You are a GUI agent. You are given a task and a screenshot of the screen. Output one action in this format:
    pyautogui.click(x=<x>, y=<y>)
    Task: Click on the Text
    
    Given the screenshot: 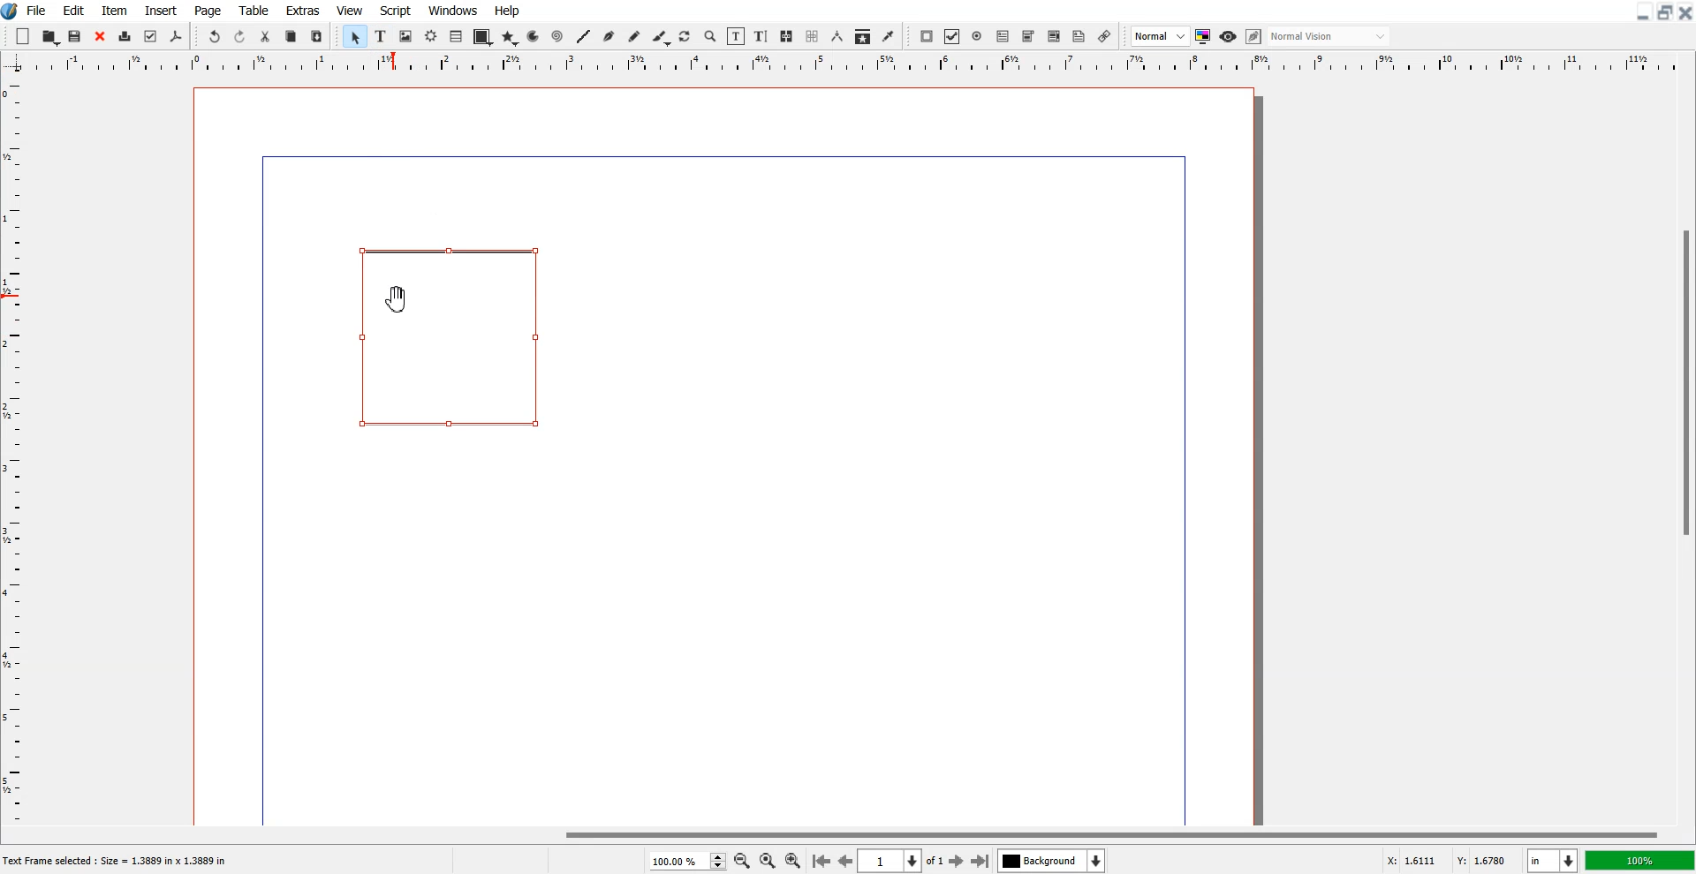 What is the action you would take?
    pyautogui.click(x=121, y=862)
    